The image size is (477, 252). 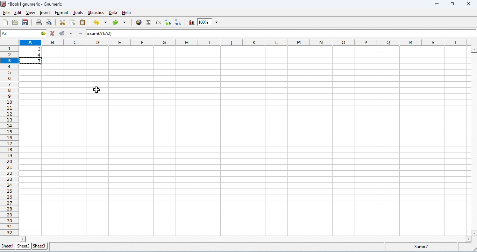 What do you see at coordinates (39, 23) in the screenshot?
I see `print` at bounding box center [39, 23].